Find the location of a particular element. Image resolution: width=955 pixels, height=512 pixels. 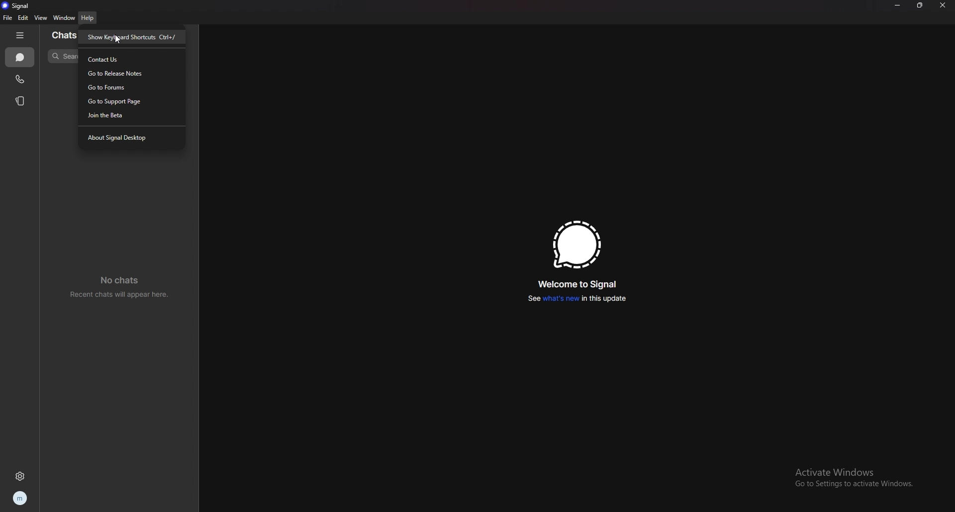

settings is located at coordinates (21, 476).